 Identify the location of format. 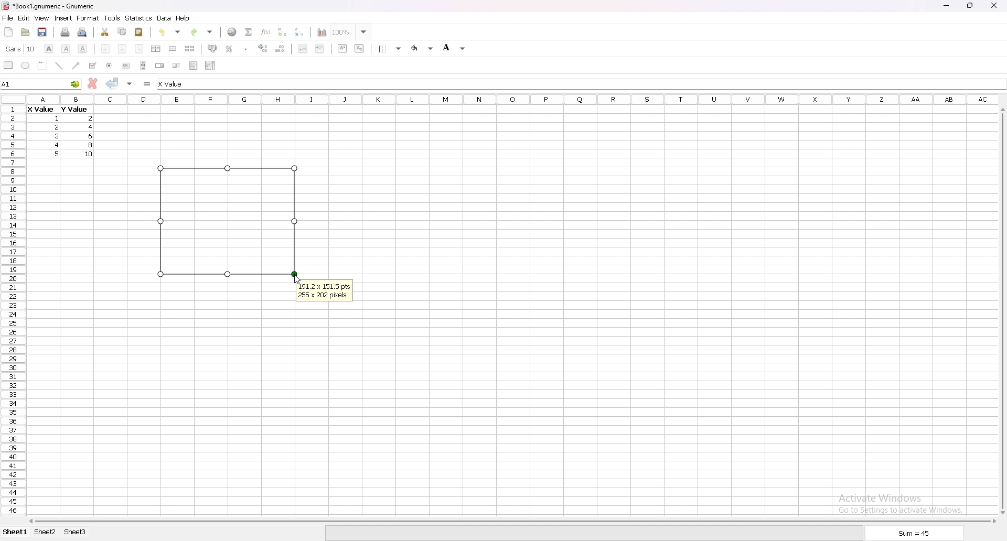
(88, 18).